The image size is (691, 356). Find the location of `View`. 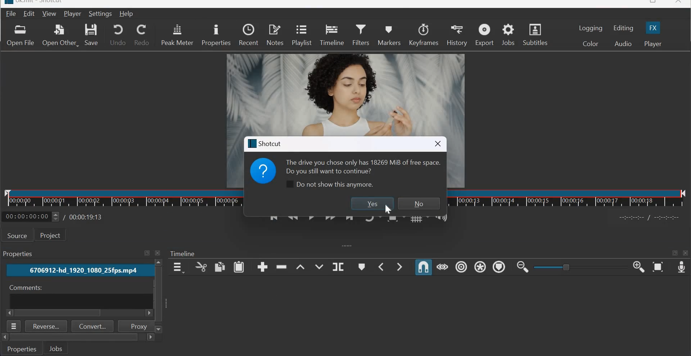

View is located at coordinates (49, 13).